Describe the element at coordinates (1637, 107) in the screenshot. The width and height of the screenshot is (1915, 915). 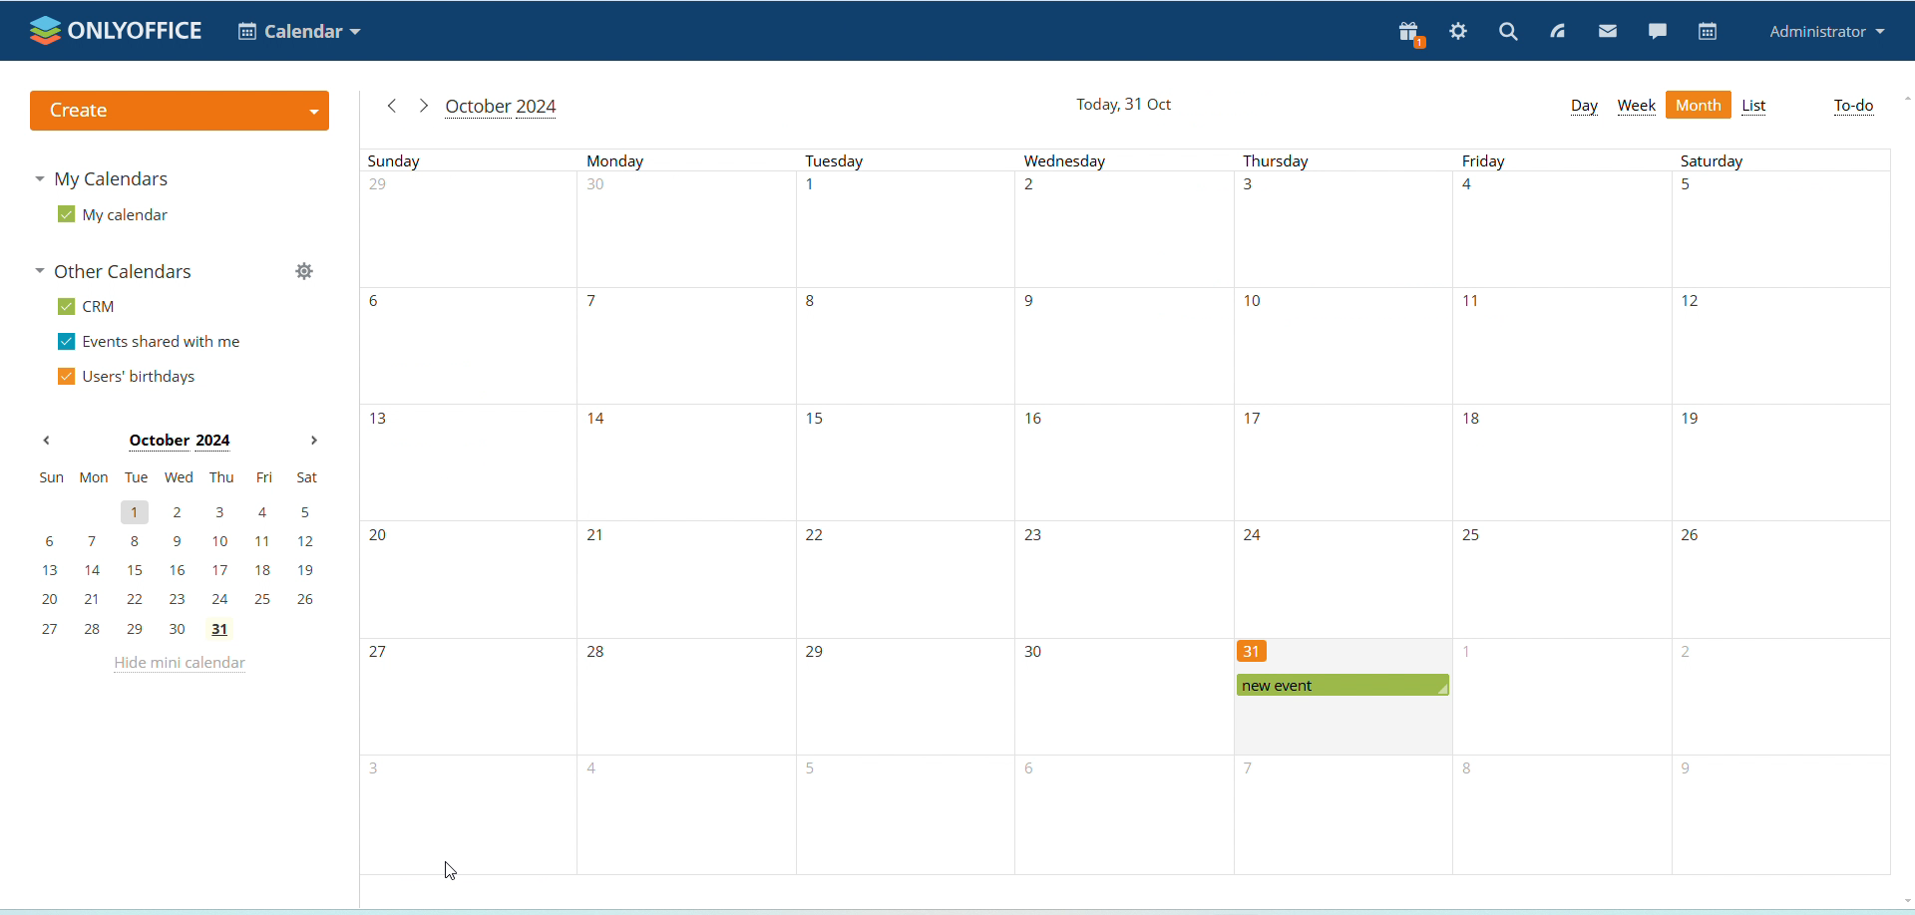
I see `week view` at that location.